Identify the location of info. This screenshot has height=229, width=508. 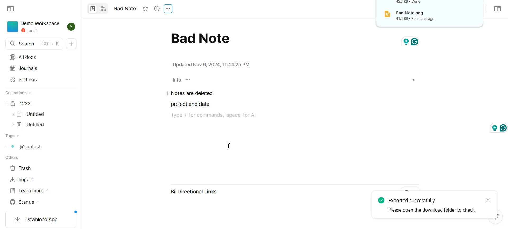
(176, 80).